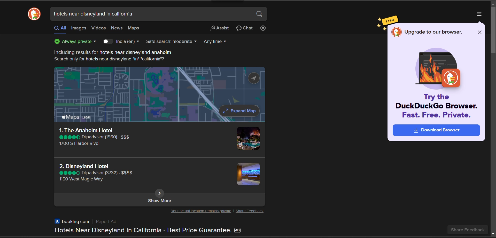 Image resolution: width=496 pixels, height=238 pixels. Describe the element at coordinates (479, 32) in the screenshot. I see `close` at that location.